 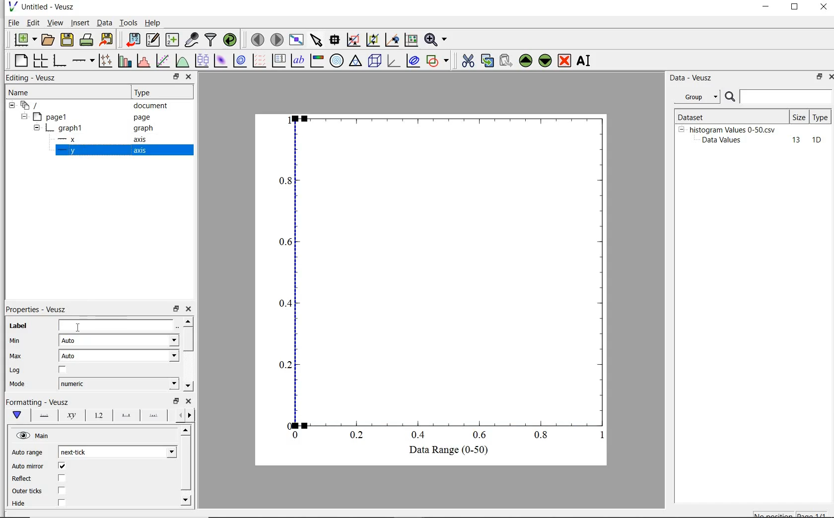 What do you see at coordinates (143, 151) in the screenshot?
I see `axis` at bounding box center [143, 151].